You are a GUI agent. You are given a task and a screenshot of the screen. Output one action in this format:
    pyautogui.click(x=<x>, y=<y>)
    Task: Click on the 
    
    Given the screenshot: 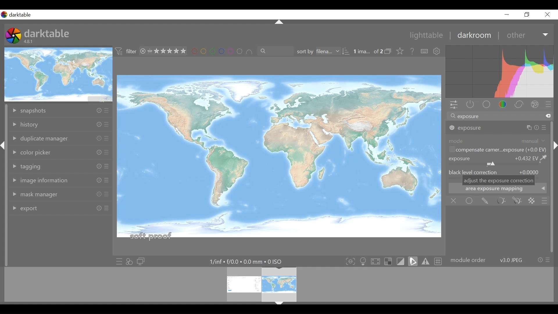 What is the action you would take?
    pyautogui.click(x=554, y=147)
    